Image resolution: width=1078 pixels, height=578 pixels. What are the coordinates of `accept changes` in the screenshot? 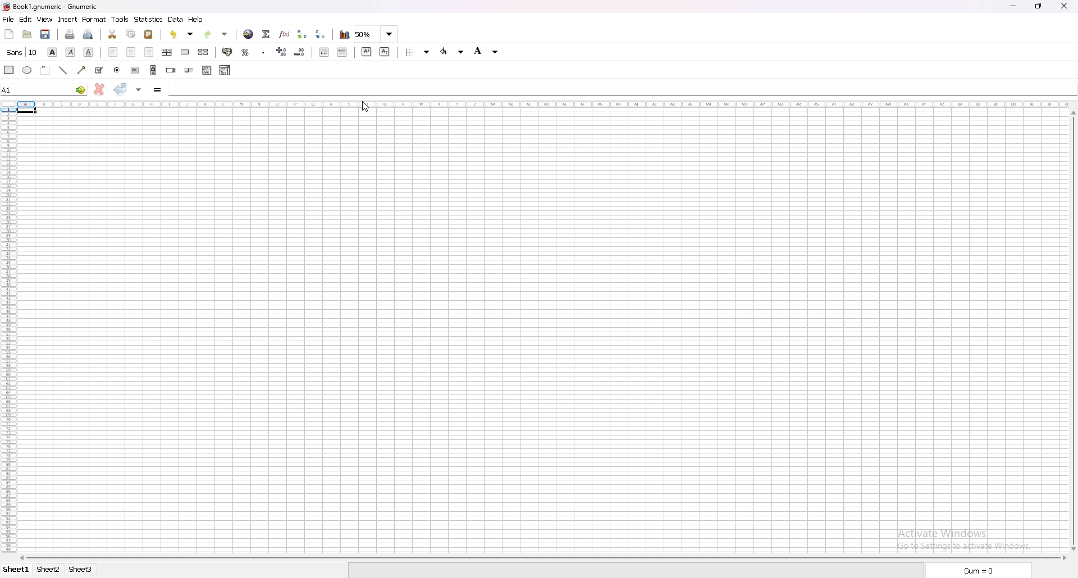 It's located at (120, 89).